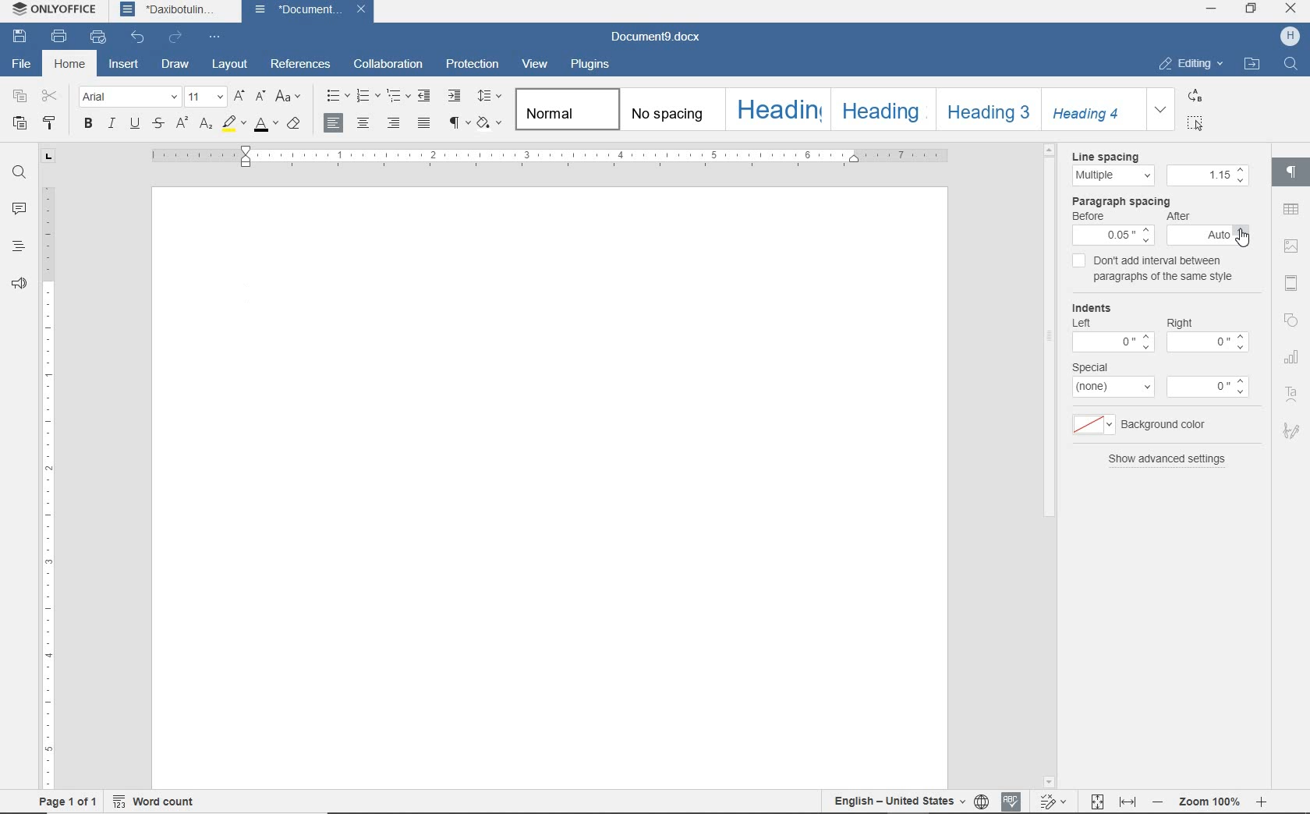 This screenshot has height=814, width=1310. I want to click on header and footer, so click(1291, 282).